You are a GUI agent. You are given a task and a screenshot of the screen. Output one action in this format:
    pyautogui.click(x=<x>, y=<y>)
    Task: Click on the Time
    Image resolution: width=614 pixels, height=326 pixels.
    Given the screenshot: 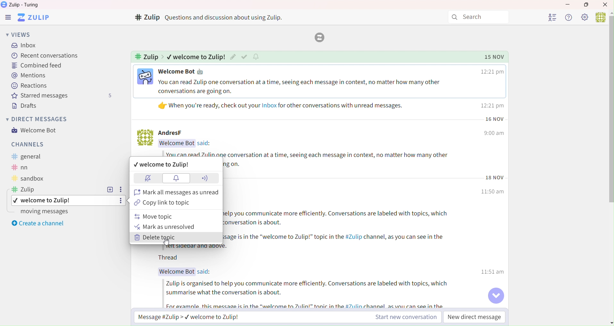 What is the action you would take?
    pyautogui.click(x=493, y=105)
    